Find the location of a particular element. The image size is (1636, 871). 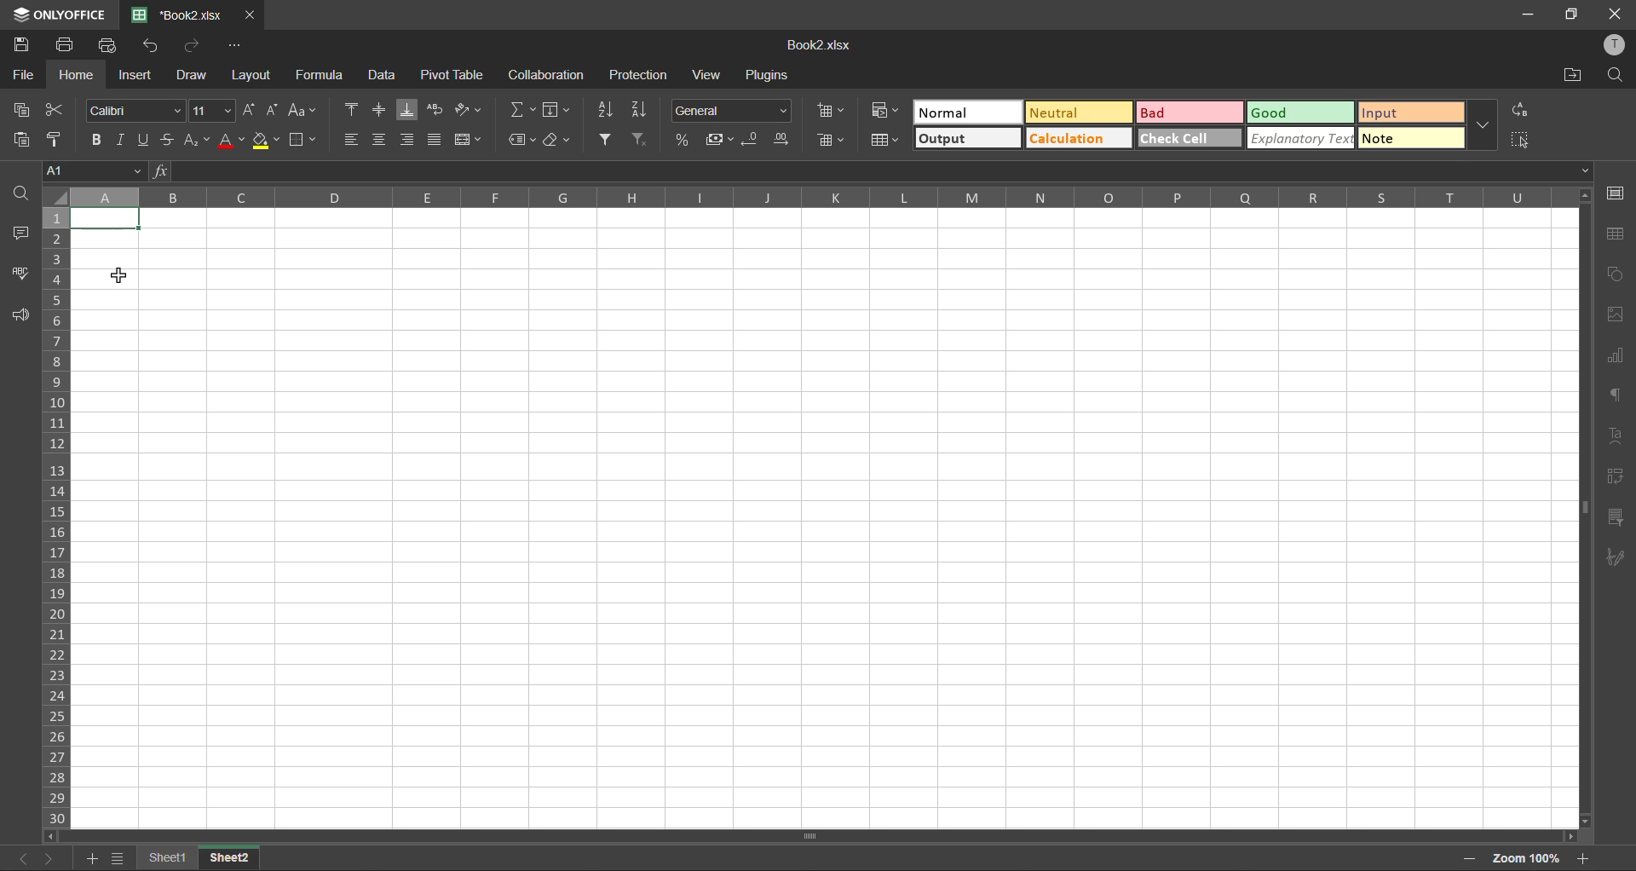

pivot table is located at coordinates (1613, 476).